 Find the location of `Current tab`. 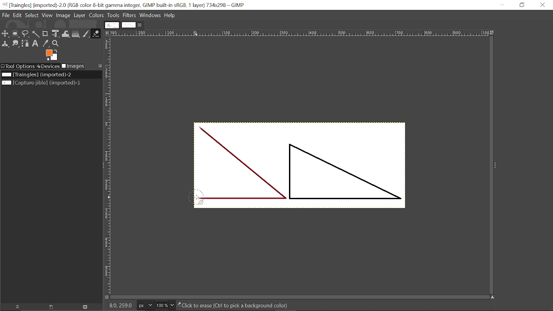

Current tab is located at coordinates (129, 25).